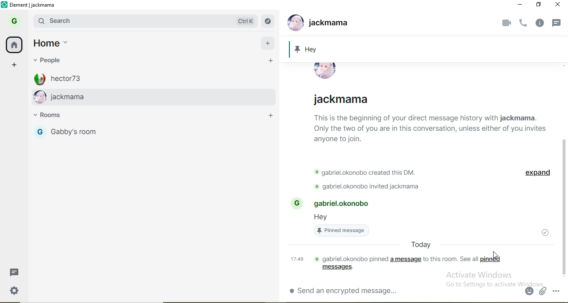 The height and width of the screenshot is (303, 568). I want to click on message, so click(14, 273).